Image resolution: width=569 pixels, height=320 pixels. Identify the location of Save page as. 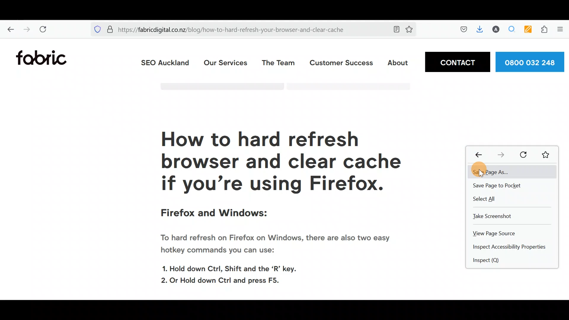
(511, 172).